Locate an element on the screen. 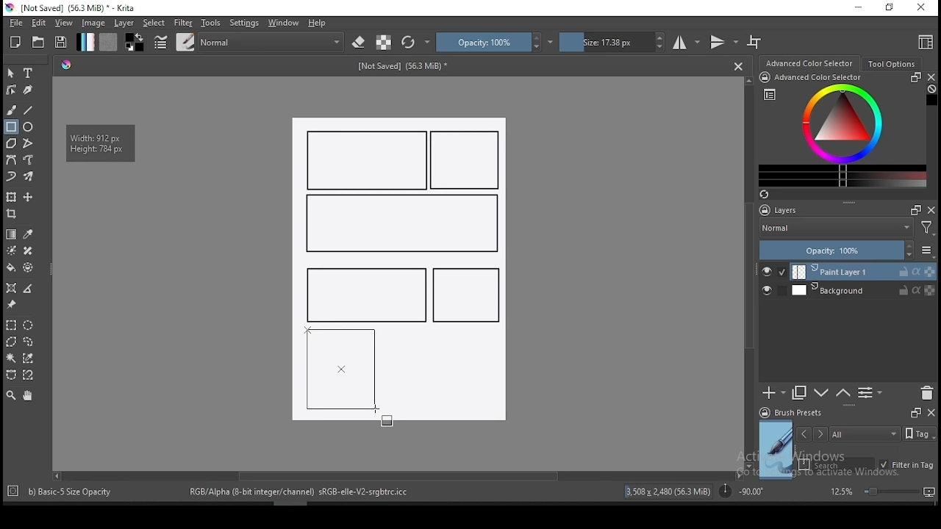 This screenshot has height=529, width=941. scroll bar is located at coordinates (750, 272).